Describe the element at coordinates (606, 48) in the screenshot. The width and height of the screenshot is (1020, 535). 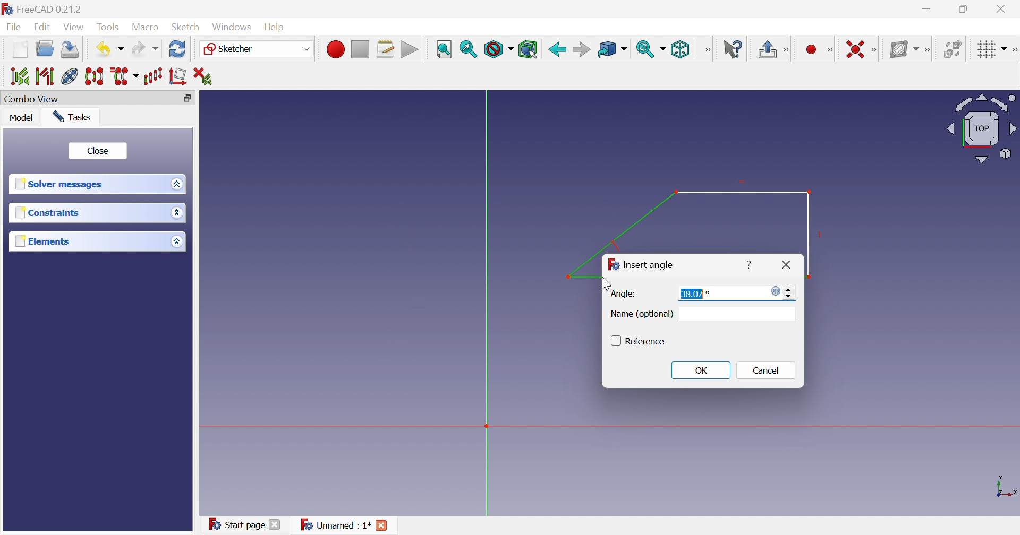
I see `Go to linked object` at that location.